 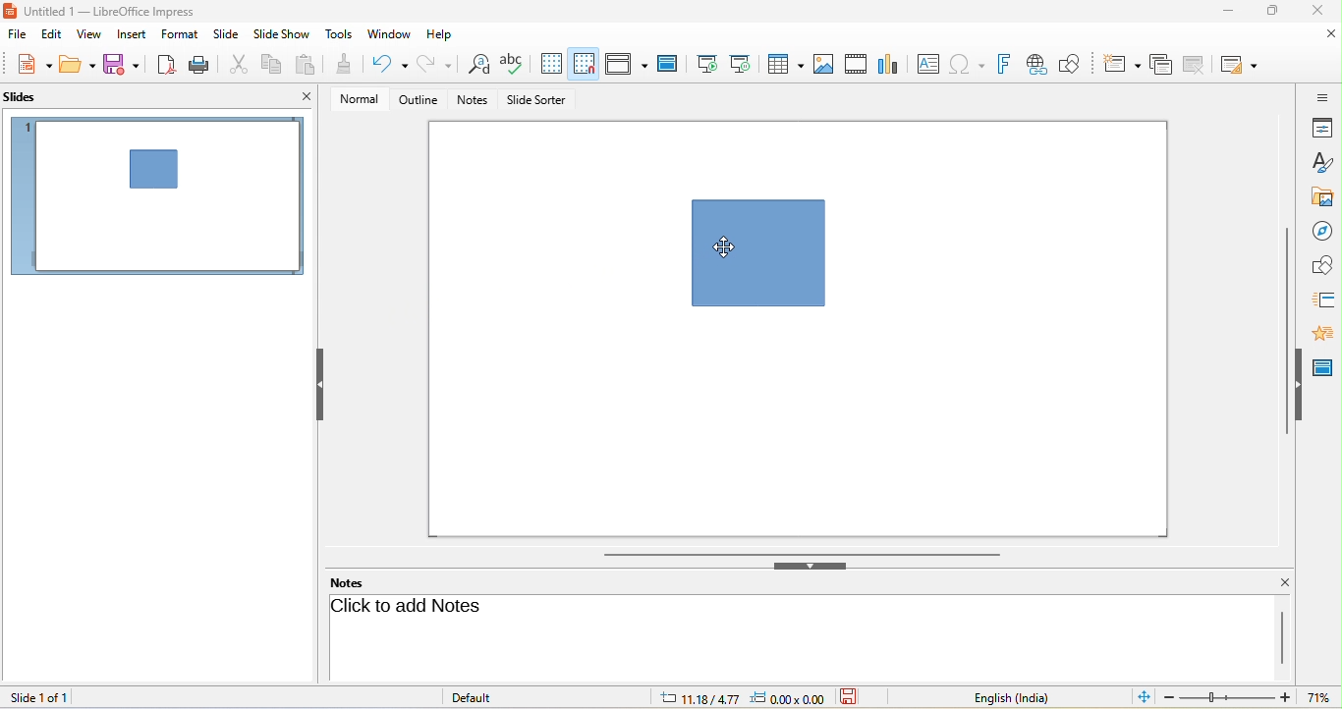 I want to click on slide sorter, so click(x=539, y=100).